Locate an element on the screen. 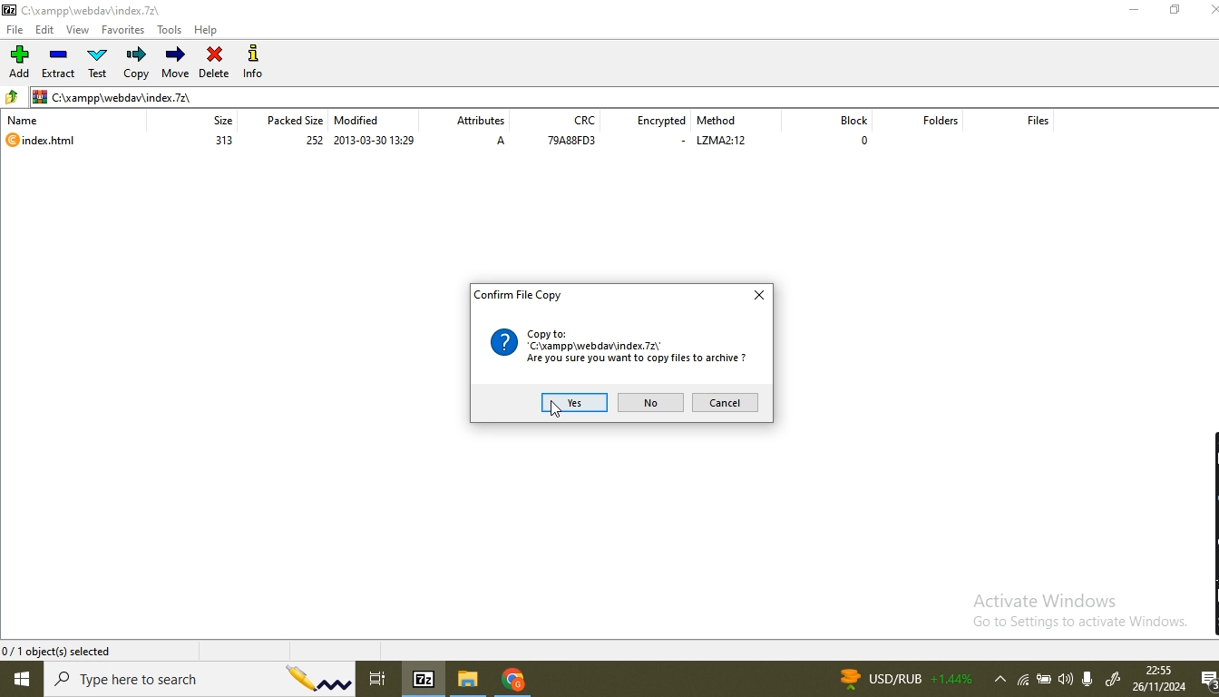  task view is located at coordinates (382, 676).